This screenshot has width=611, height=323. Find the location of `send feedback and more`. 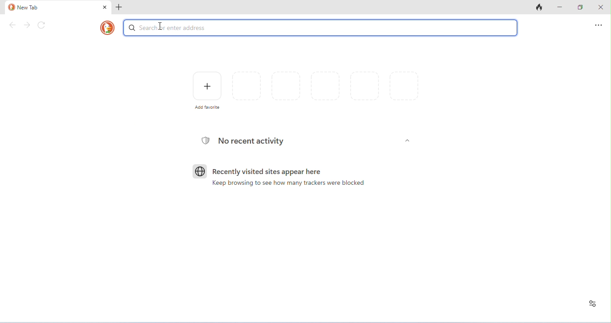

send feedback and more is located at coordinates (598, 25).